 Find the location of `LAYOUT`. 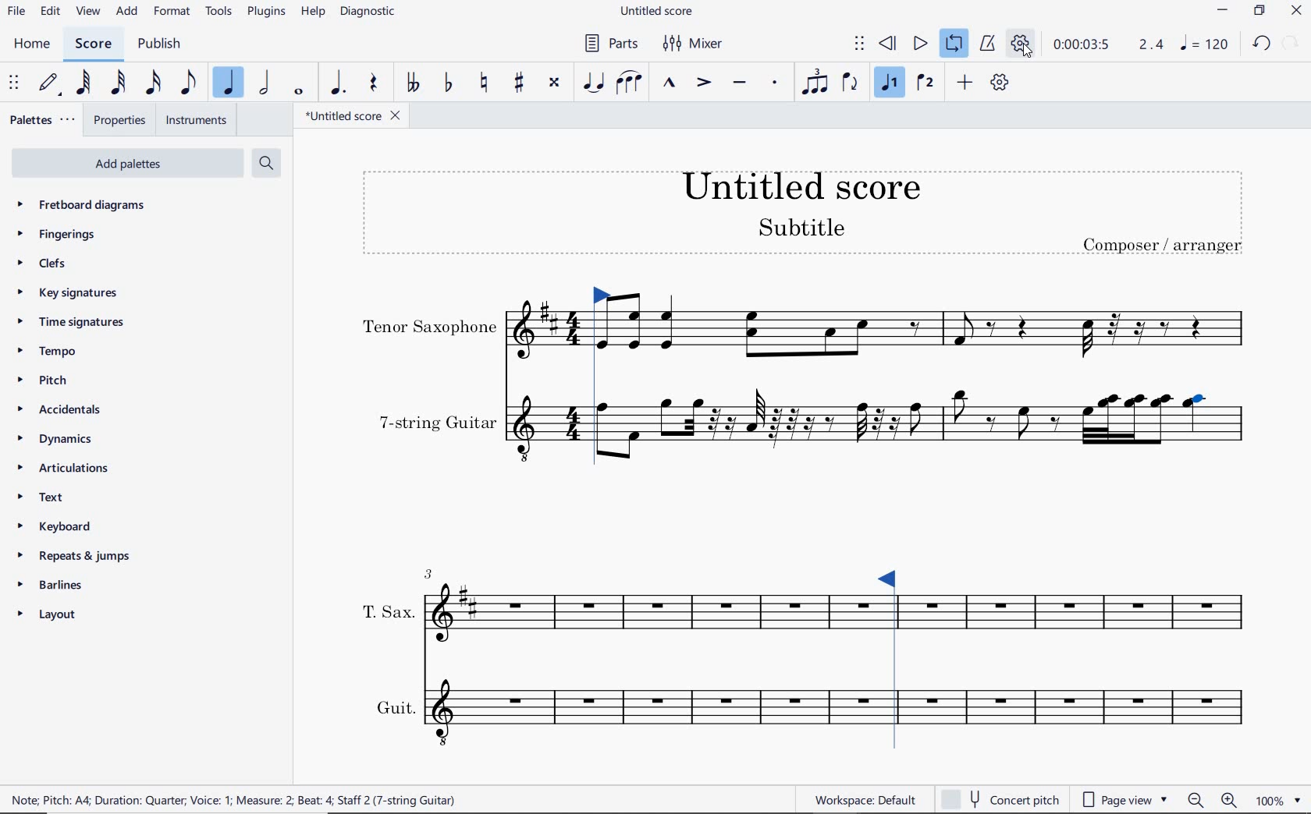

LAYOUT is located at coordinates (46, 616).